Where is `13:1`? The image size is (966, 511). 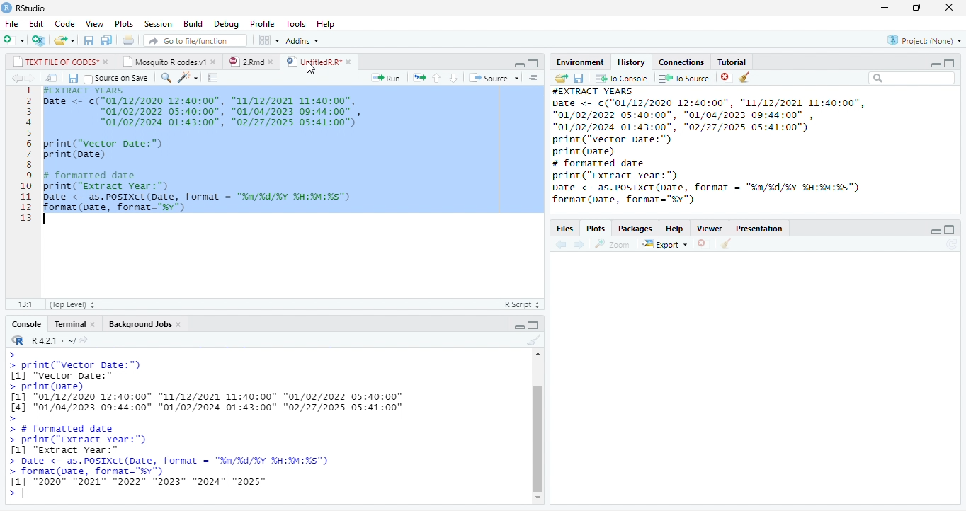 13:1 is located at coordinates (25, 304).